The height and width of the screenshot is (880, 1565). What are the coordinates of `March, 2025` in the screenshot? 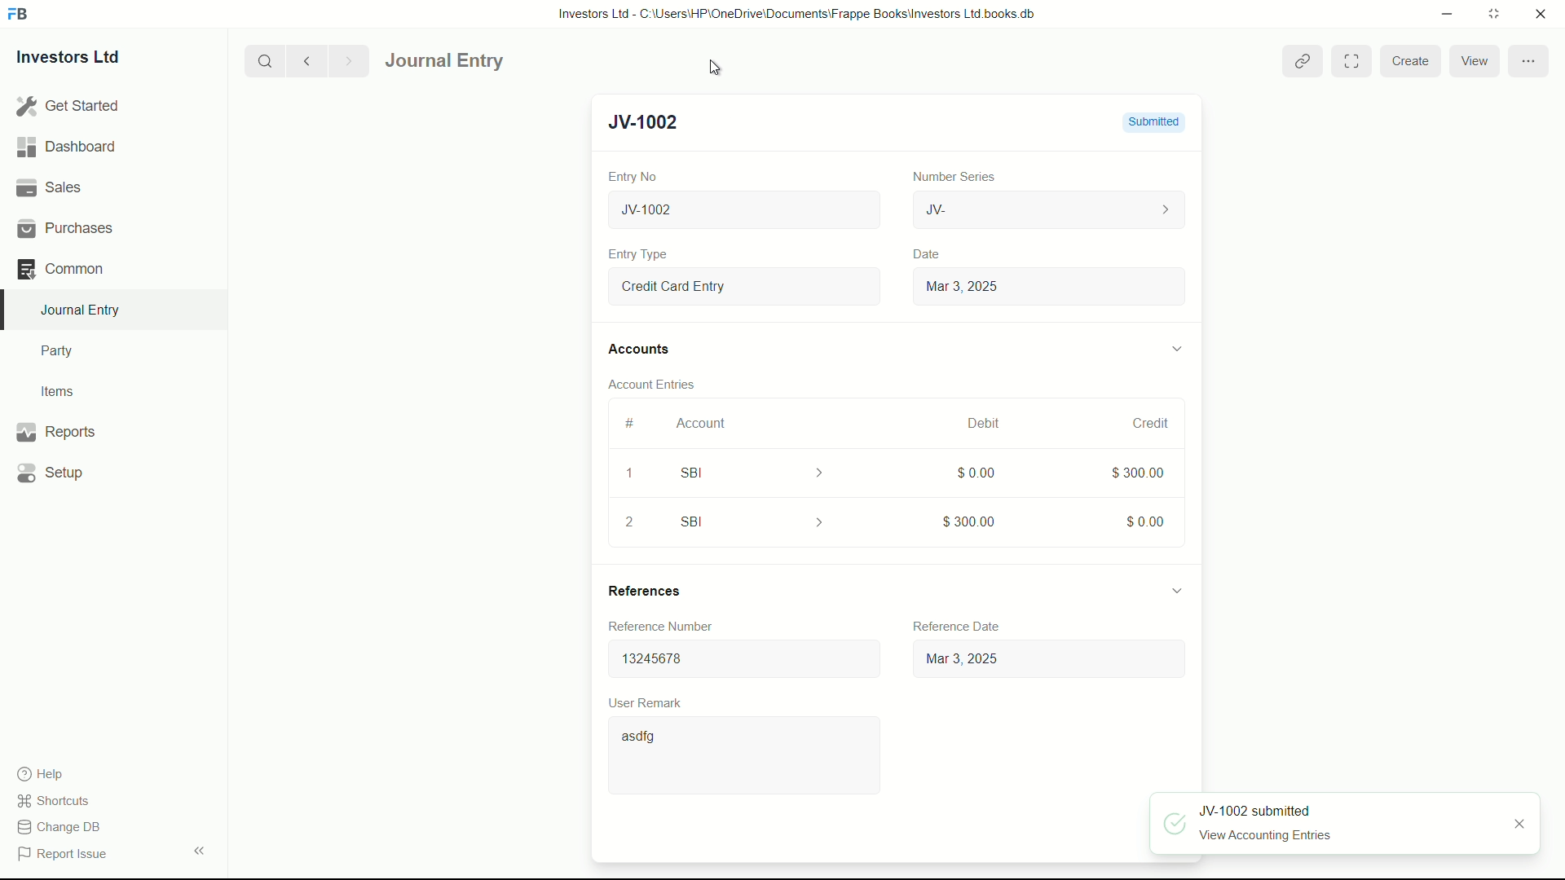 It's located at (968, 423).